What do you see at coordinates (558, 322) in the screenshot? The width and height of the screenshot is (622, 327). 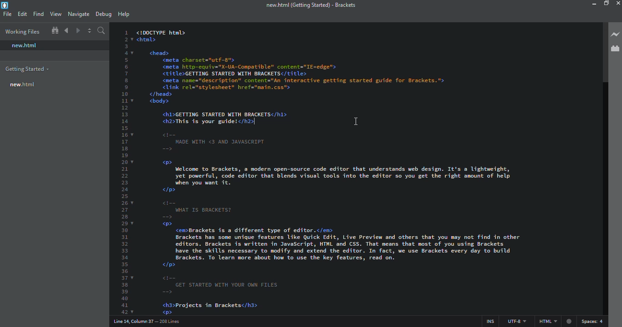 I see `html` at bounding box center [558, 322].